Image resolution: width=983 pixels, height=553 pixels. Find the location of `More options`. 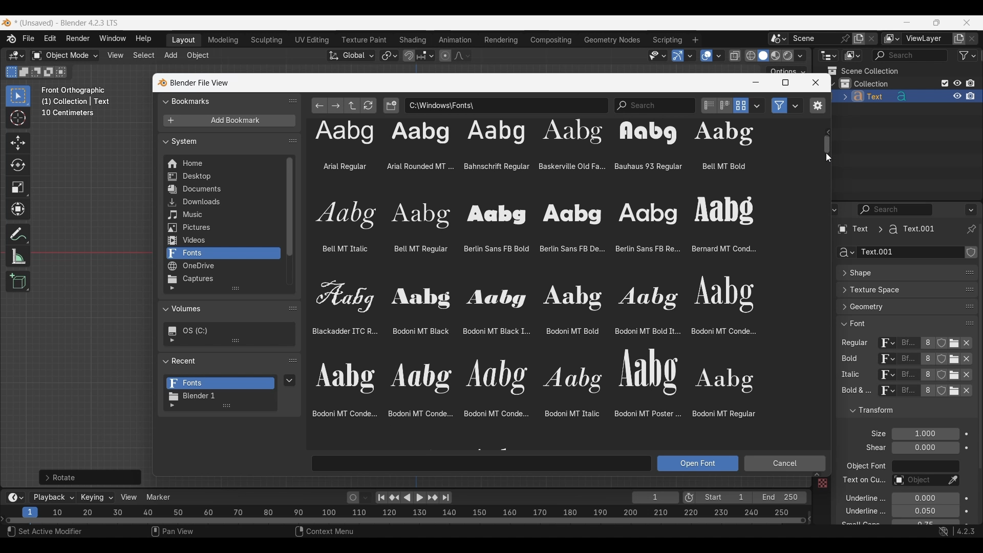

More options is located at coordinates (14, 498).